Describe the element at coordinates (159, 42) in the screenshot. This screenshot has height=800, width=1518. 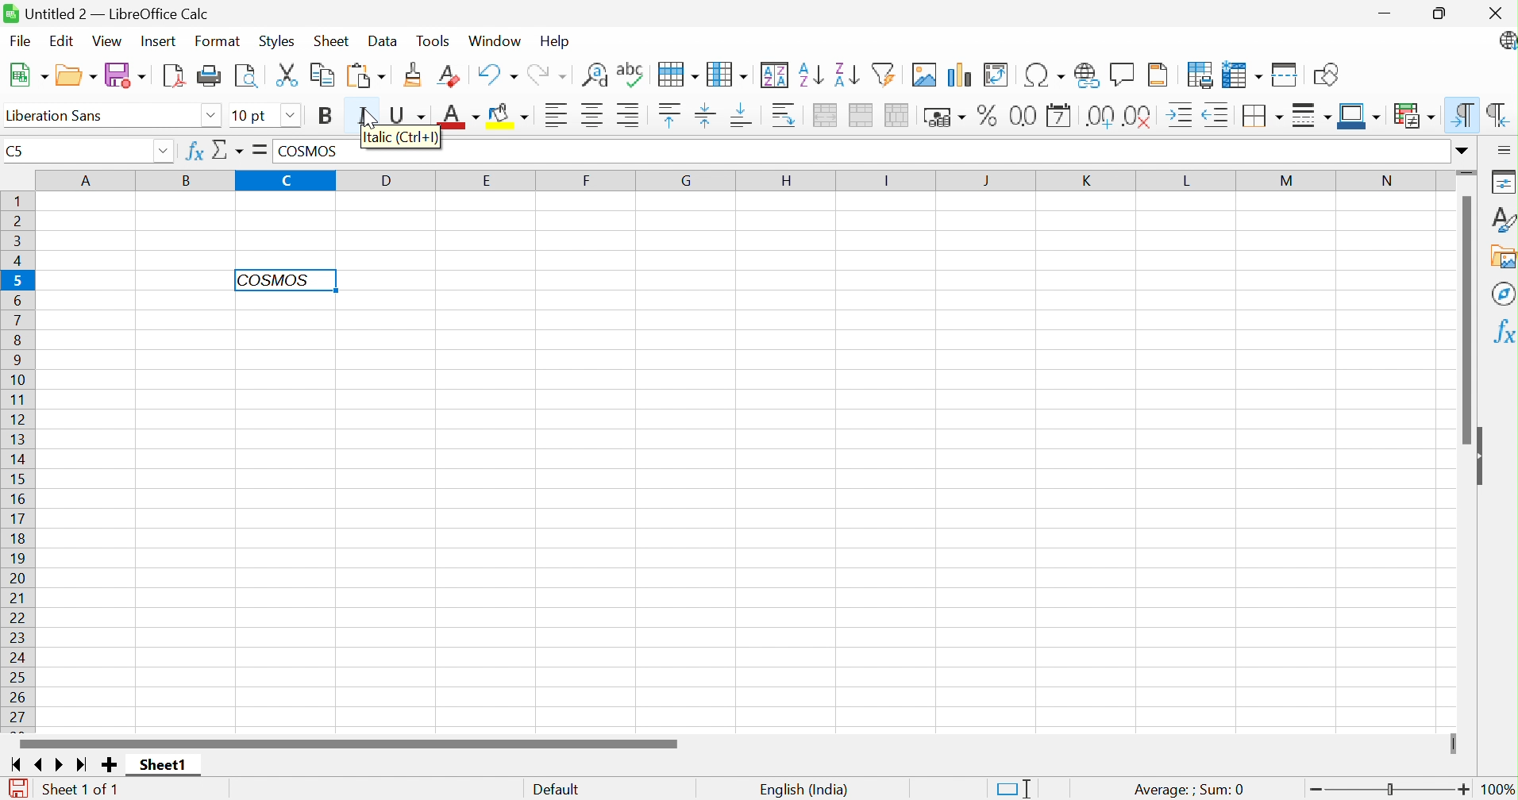
I see `Insert` at that location.